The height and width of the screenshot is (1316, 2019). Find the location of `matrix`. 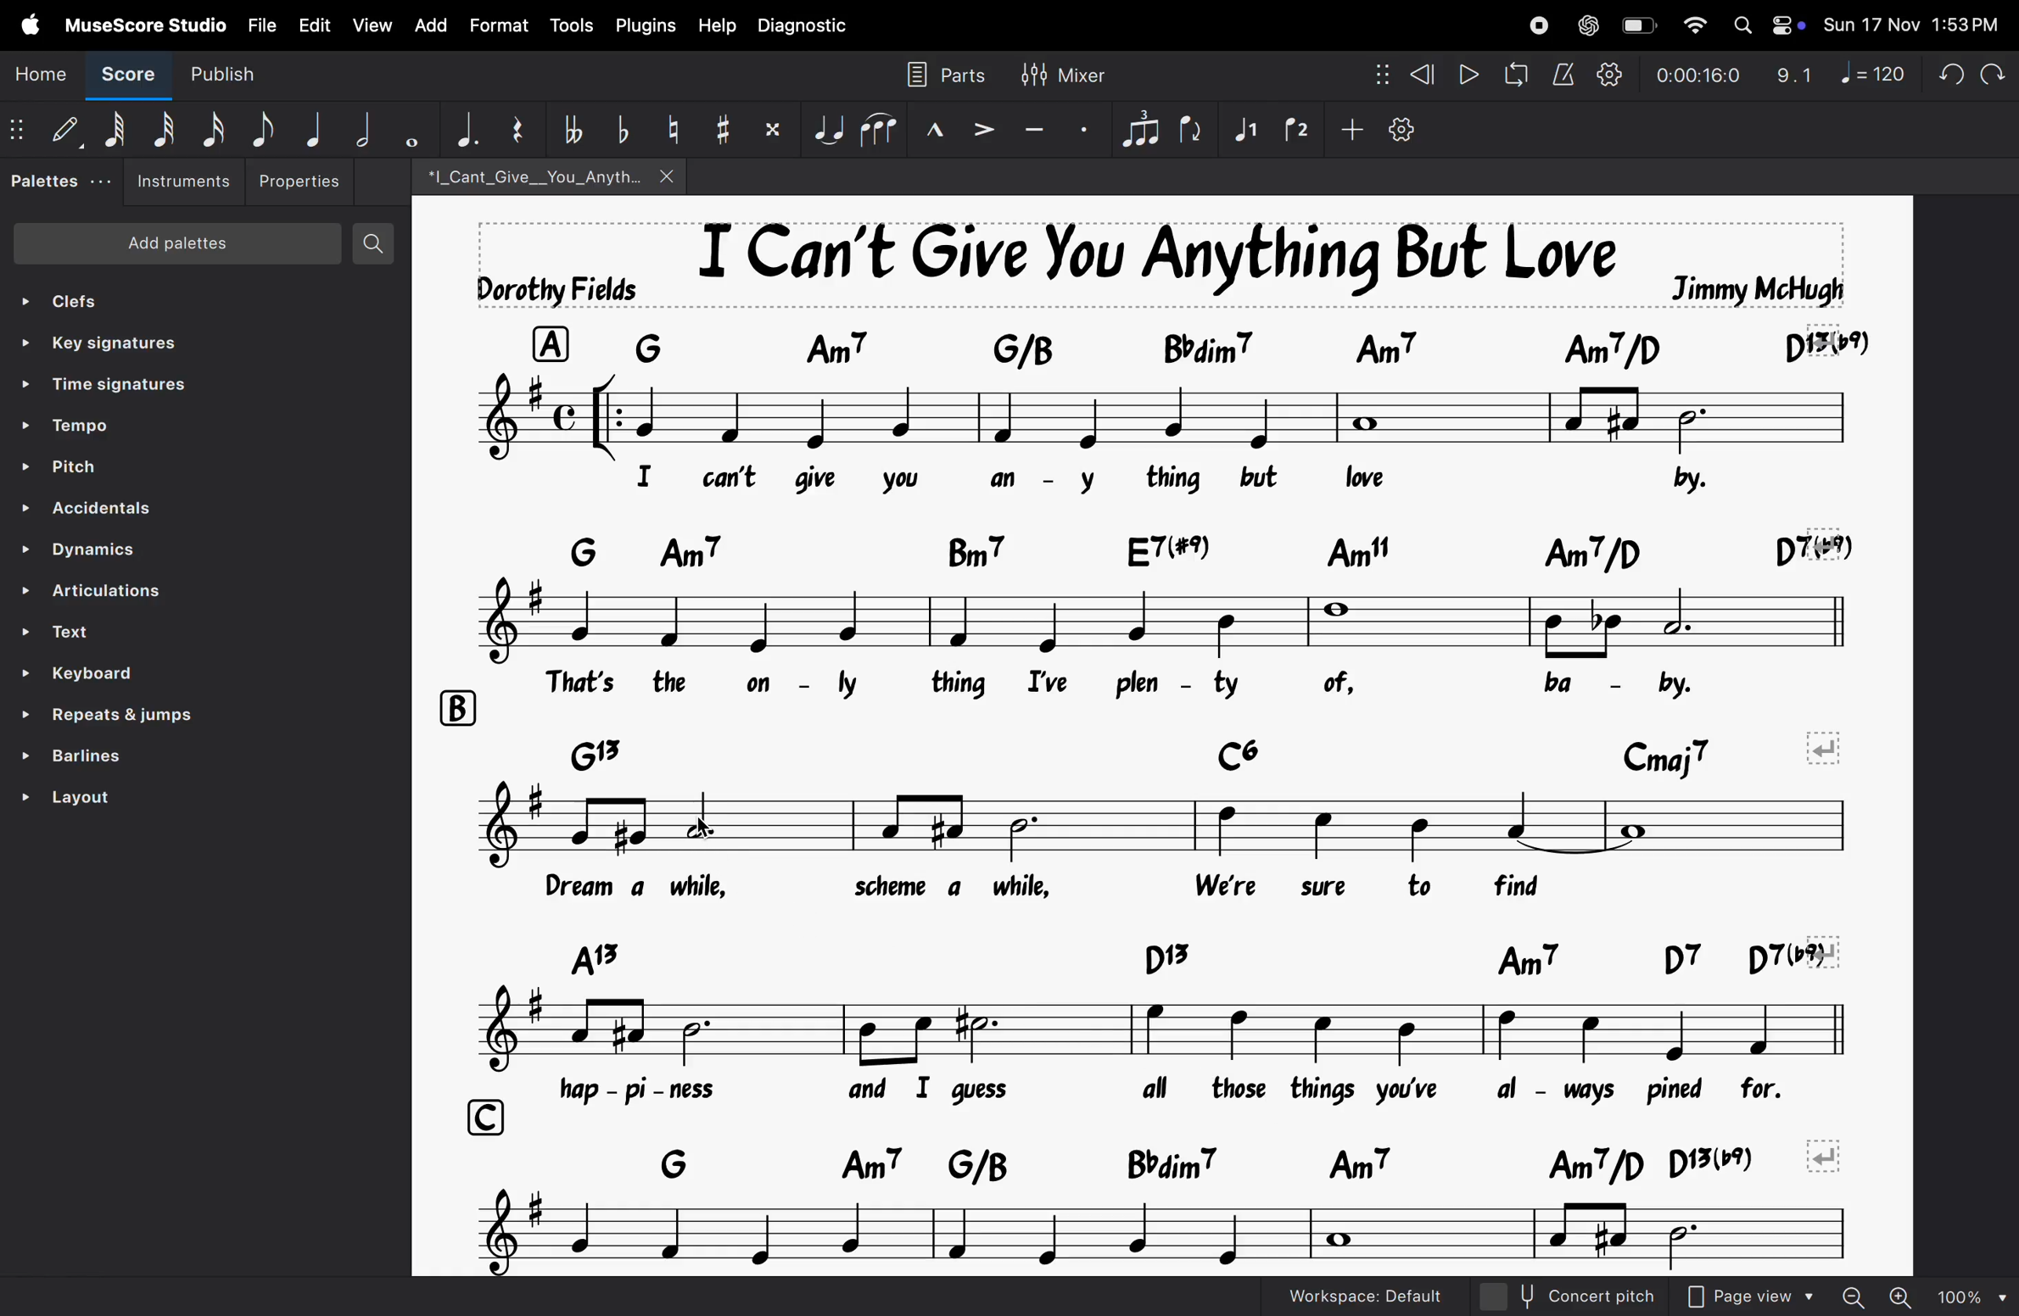

matrix is located at coordinates (17, 131).